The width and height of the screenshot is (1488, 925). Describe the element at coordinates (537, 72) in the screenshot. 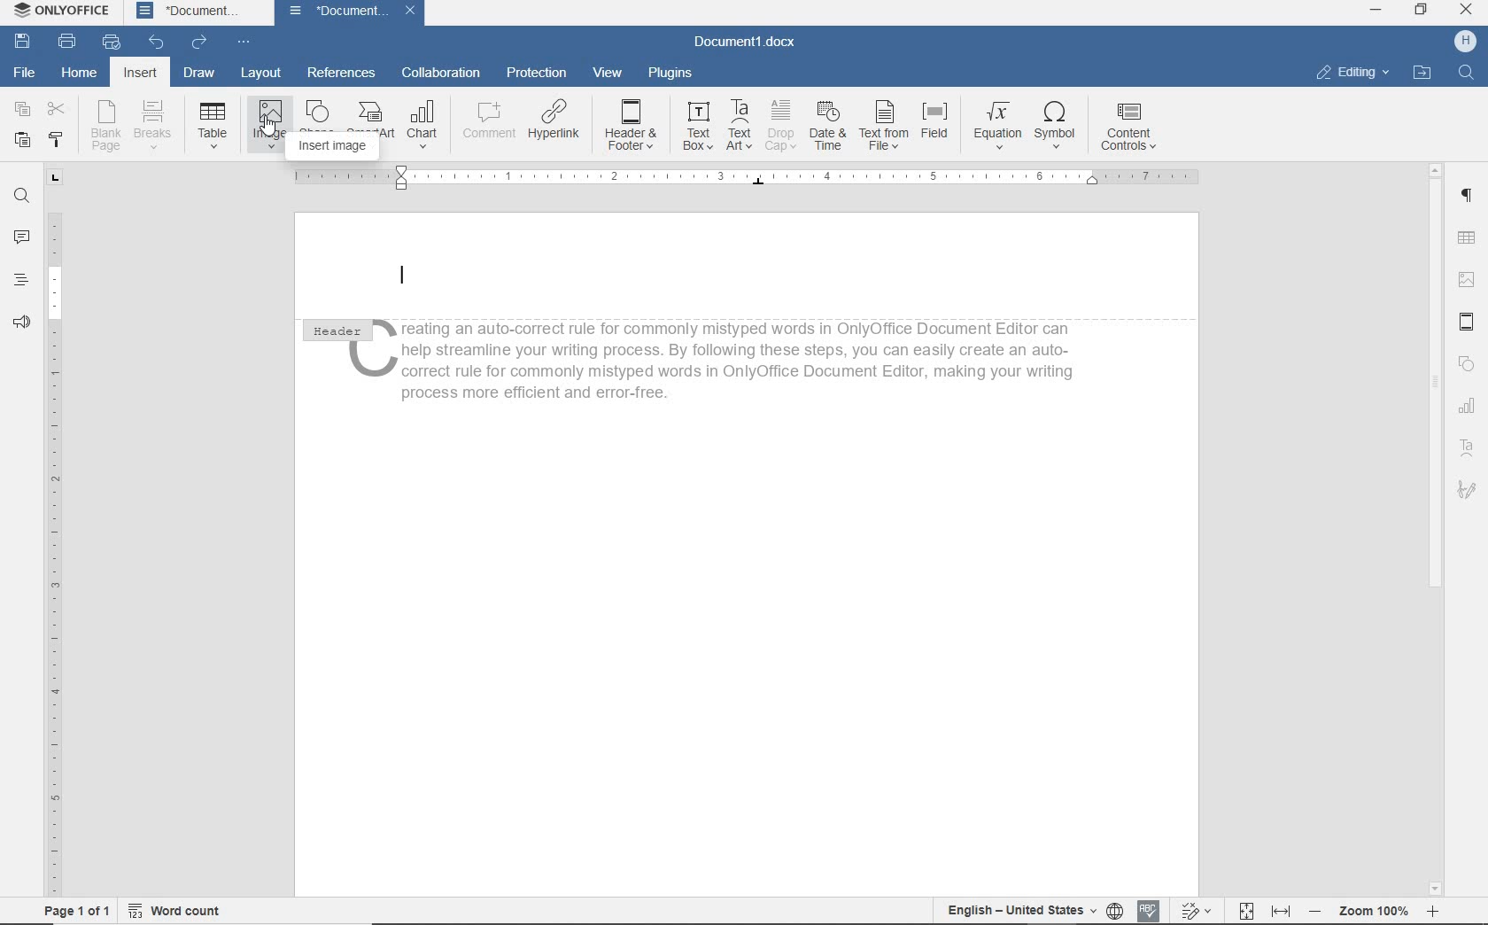

I see `PROTECTION` at that location.